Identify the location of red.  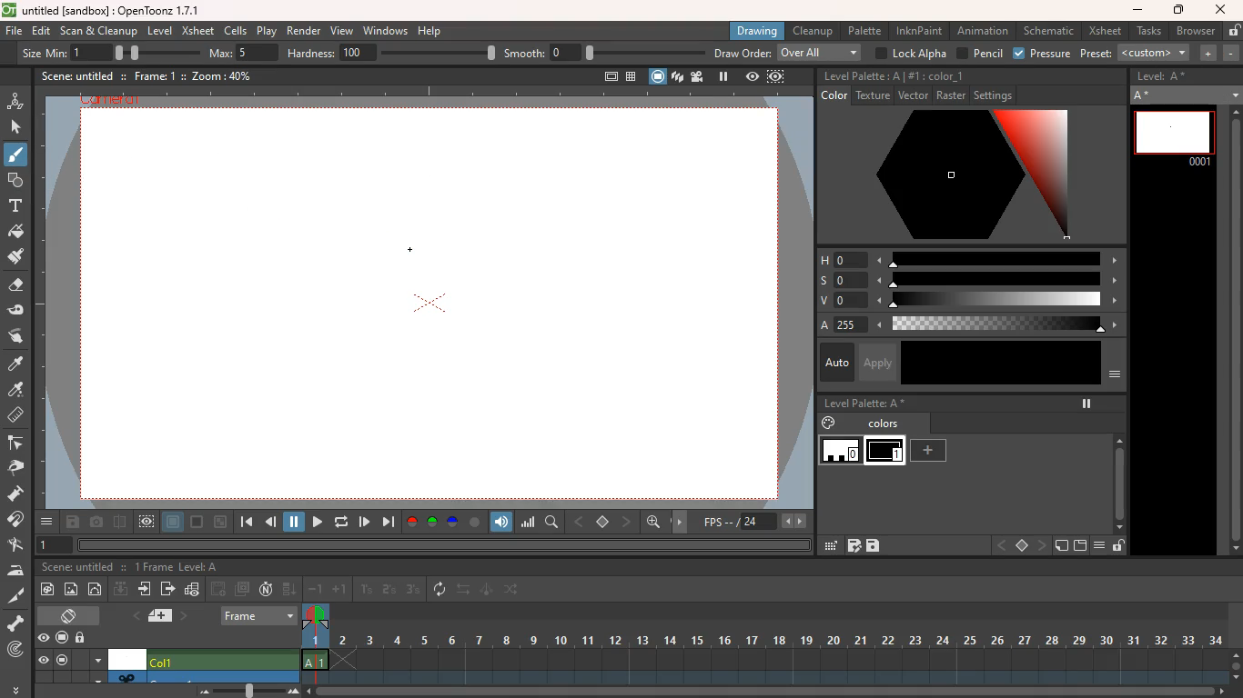
(411, 522).